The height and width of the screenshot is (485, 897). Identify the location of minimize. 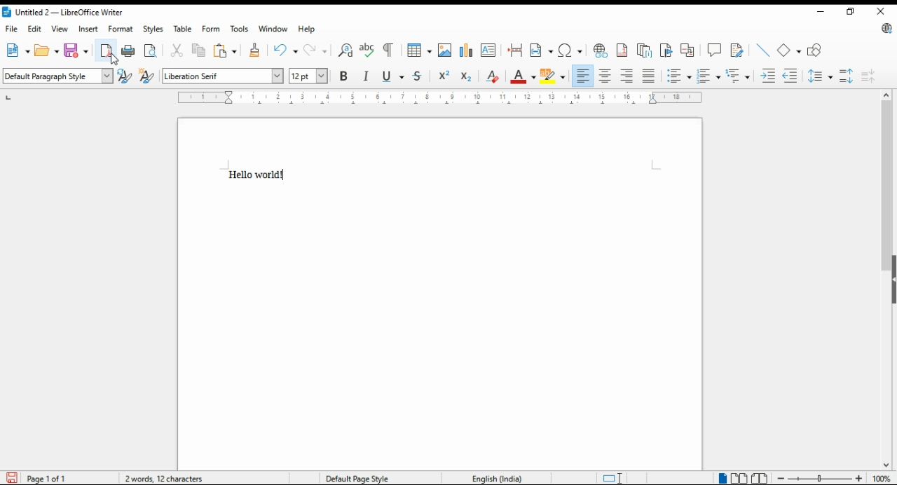
(822, 11).